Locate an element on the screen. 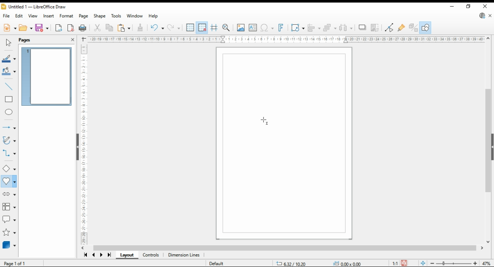  tools is located at coordinates (117, 16).